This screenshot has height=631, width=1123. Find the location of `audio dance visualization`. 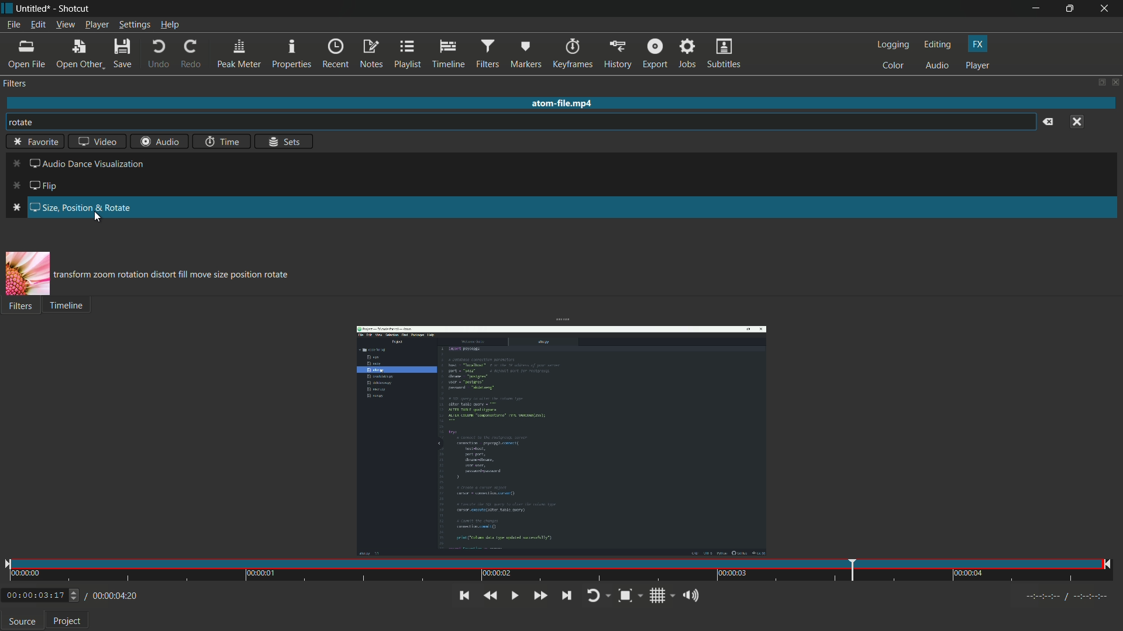

audio dance visualization is located at coordinates (78, 163).